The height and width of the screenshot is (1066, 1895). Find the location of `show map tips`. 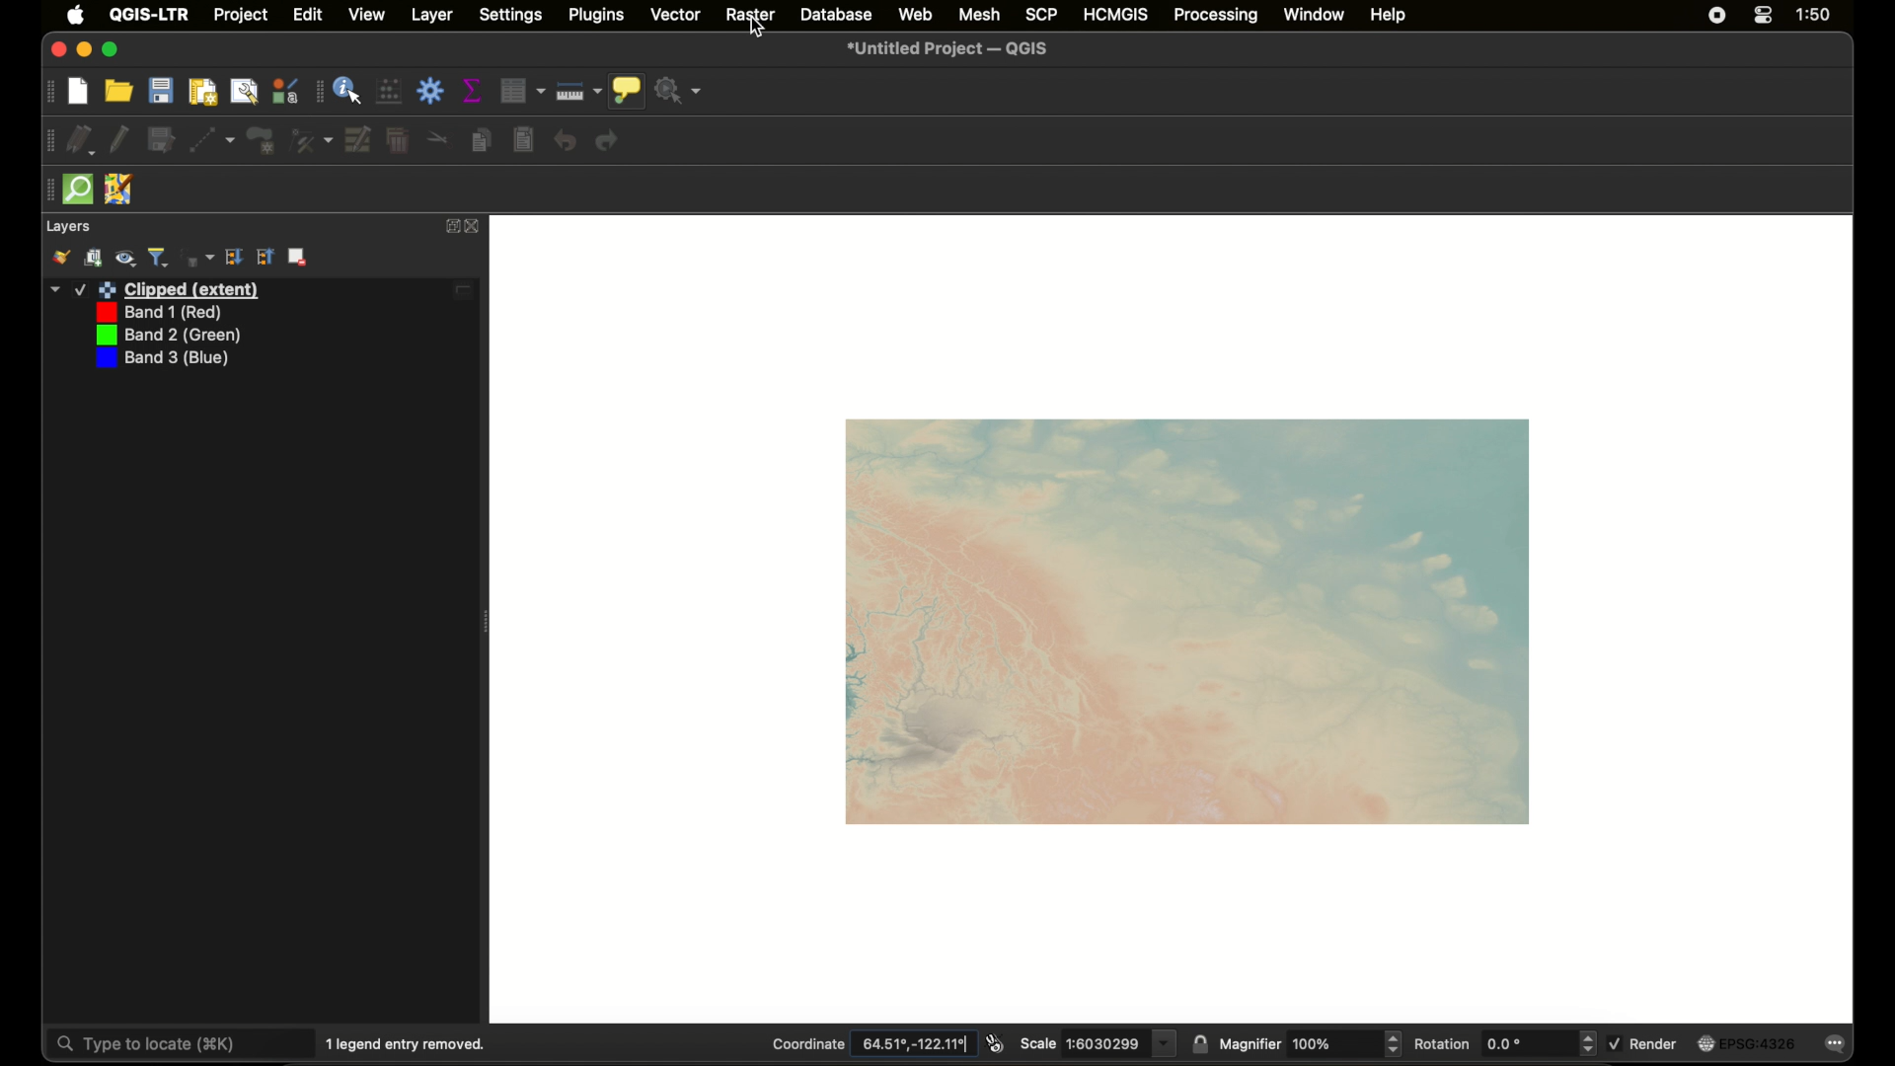

show map tips is located at coordinates (627, 91).